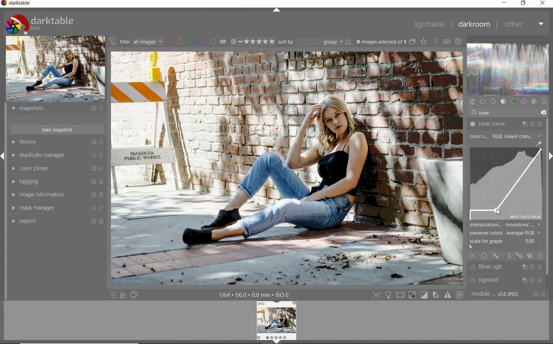  I want to click on display a second darkroom image below, so click(135, 295).